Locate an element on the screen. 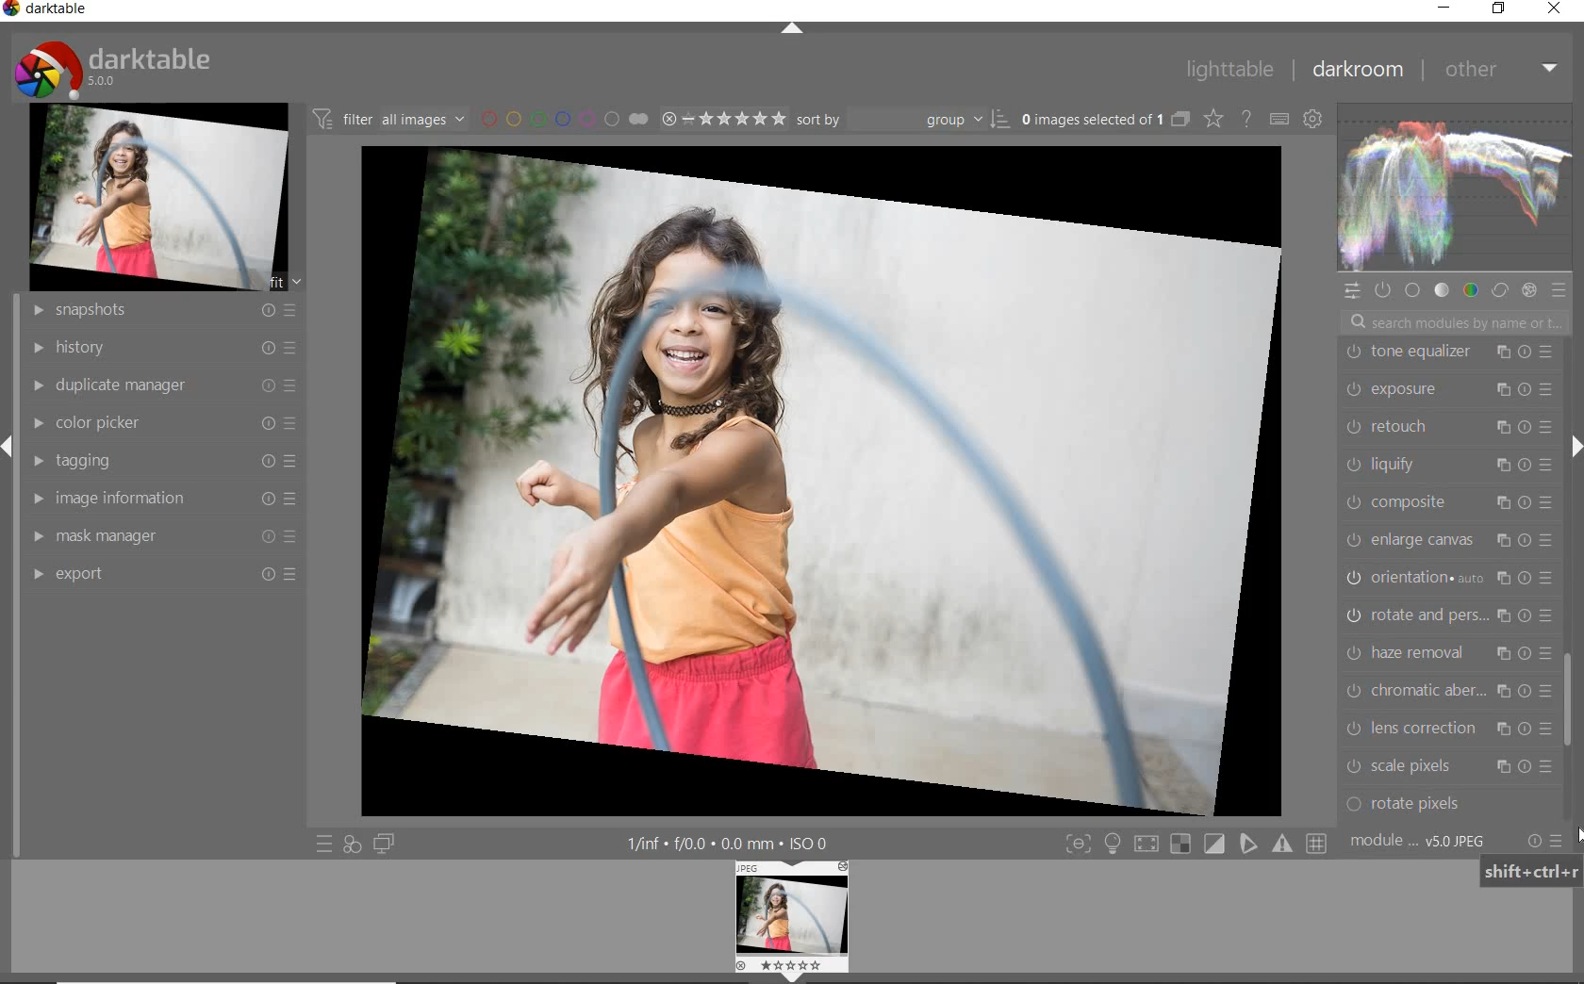 The height and width of the screenshot is (984, 1584). color picker is located at coordinates (161, 422).